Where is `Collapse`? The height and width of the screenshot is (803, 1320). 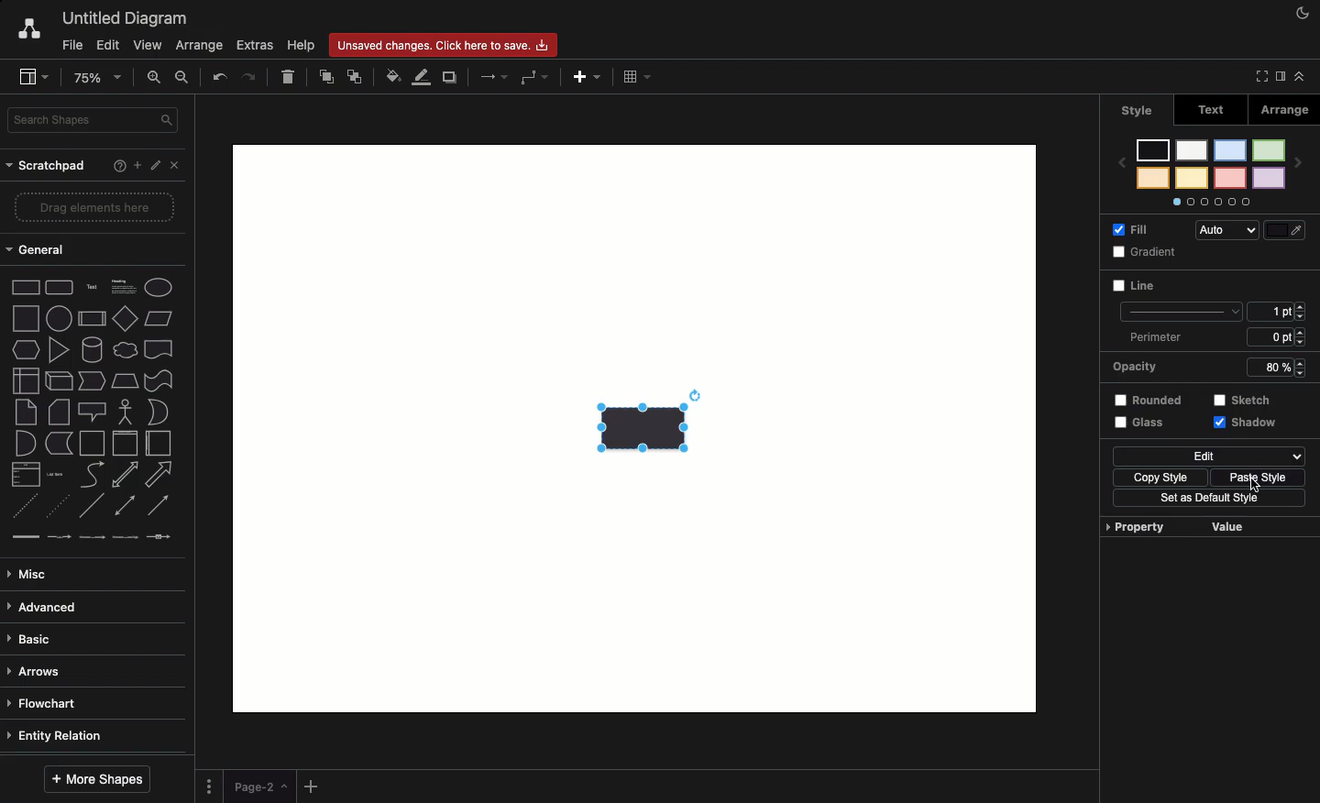 Collapse is located at coordinates (1299, 77).